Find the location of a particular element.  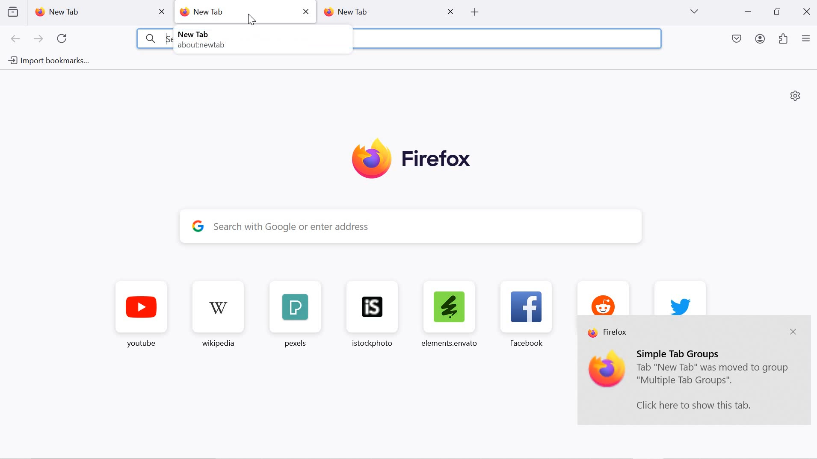

close is located at coordinates (452, 11).